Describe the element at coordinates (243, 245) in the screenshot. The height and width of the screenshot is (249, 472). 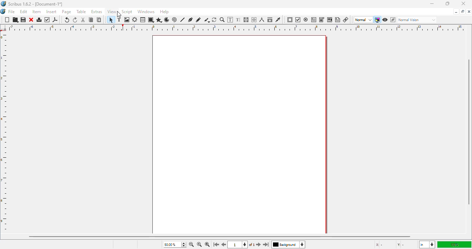
I see `1 of 1` at that location.